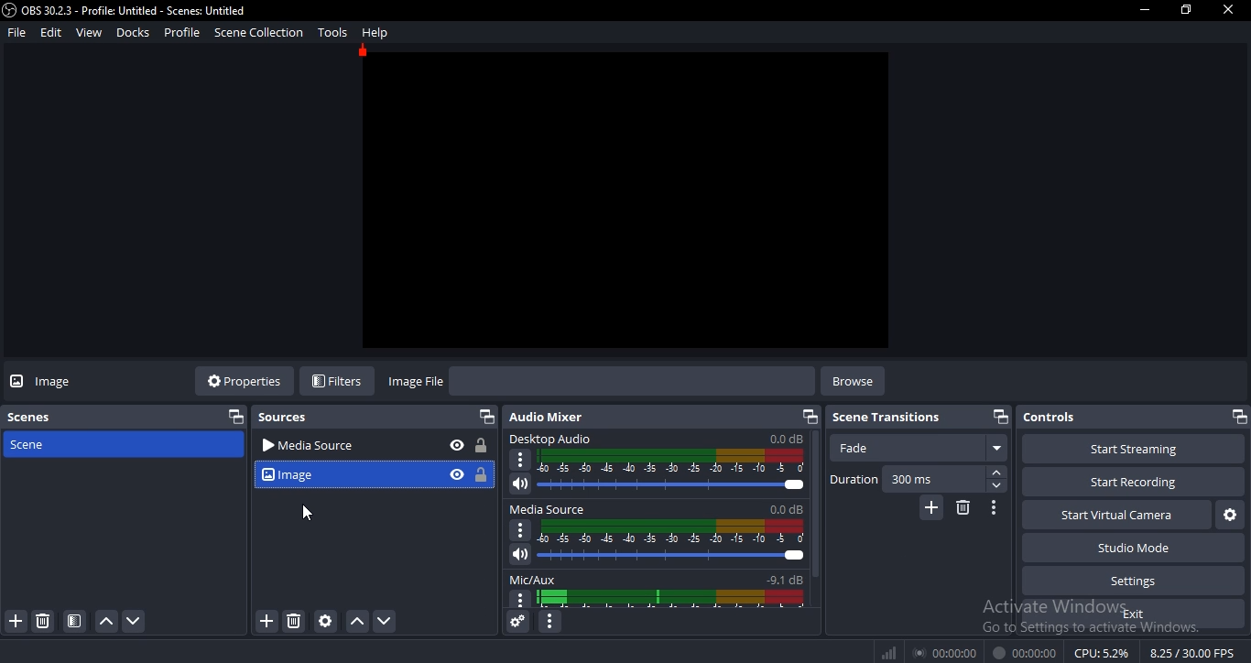 Image resolution: width=1251 pixels, height=663 pixels. I want to click on audio display, so click(672, 461).